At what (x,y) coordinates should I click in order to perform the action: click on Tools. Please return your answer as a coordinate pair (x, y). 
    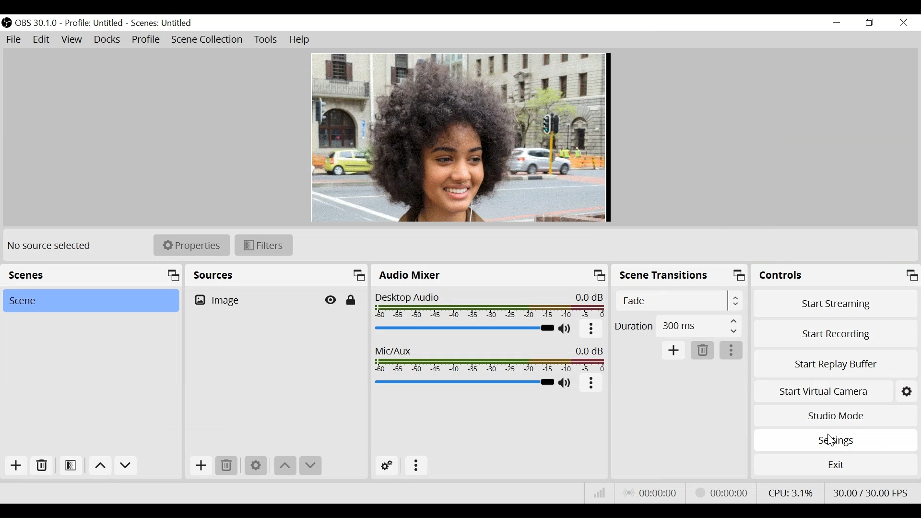
    Looking at the image, I should click on (266, 40).